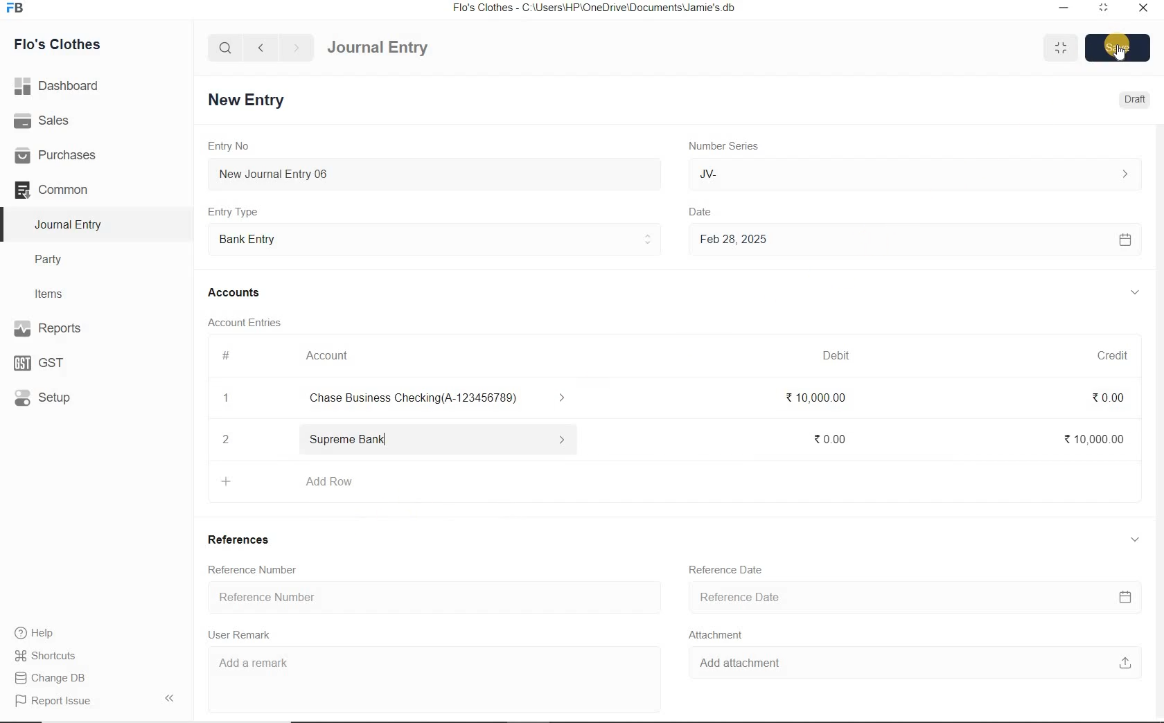 This screenshot has height=723, width=1164. Describe the element at coordinates (432, 666) in the screenshot. I see `Add a remark` at that location.